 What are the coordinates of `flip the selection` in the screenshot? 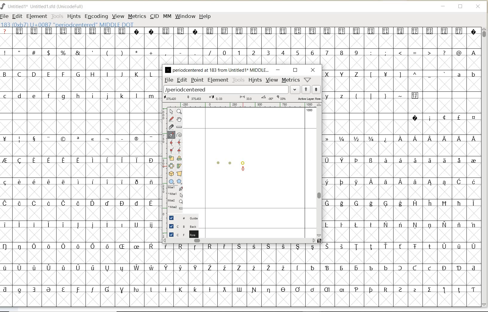 It's located at (172, 166).